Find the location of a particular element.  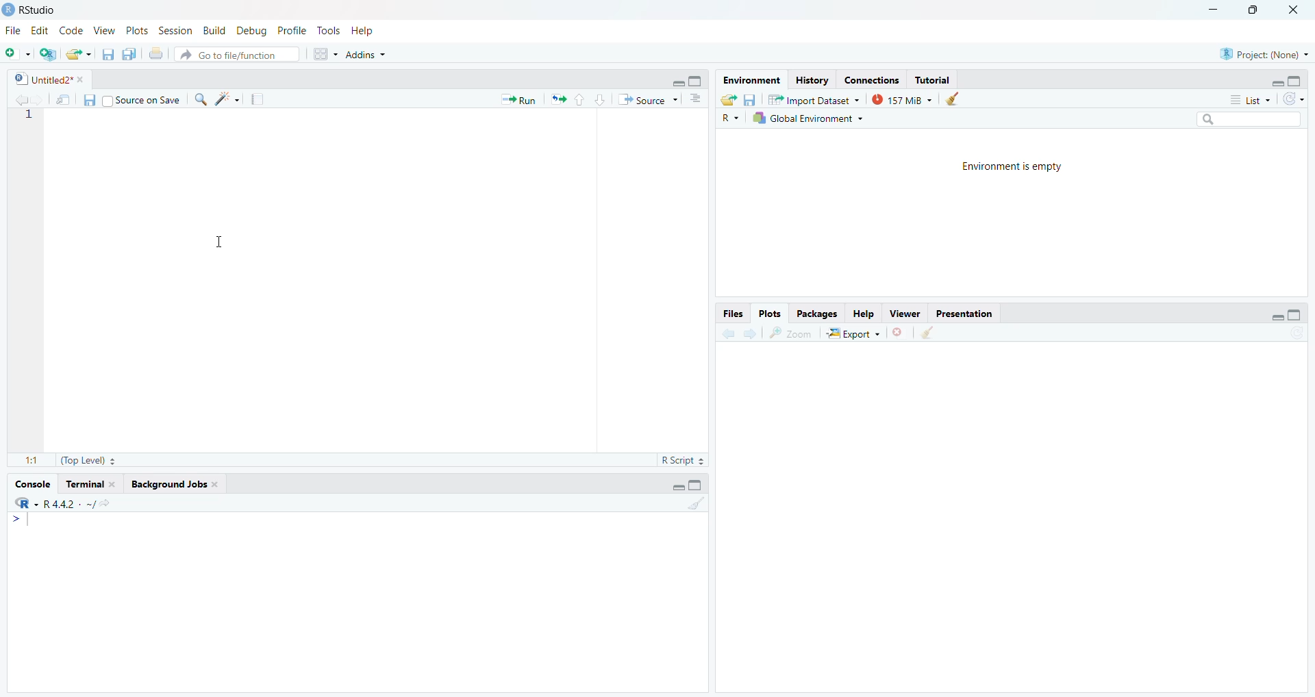

Plots is located at coordinates (770, 312).